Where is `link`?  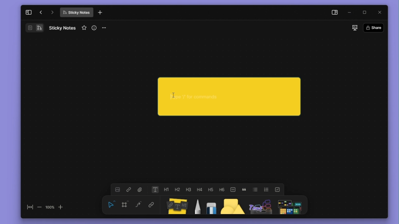
link is located at coordinates (130, 190).